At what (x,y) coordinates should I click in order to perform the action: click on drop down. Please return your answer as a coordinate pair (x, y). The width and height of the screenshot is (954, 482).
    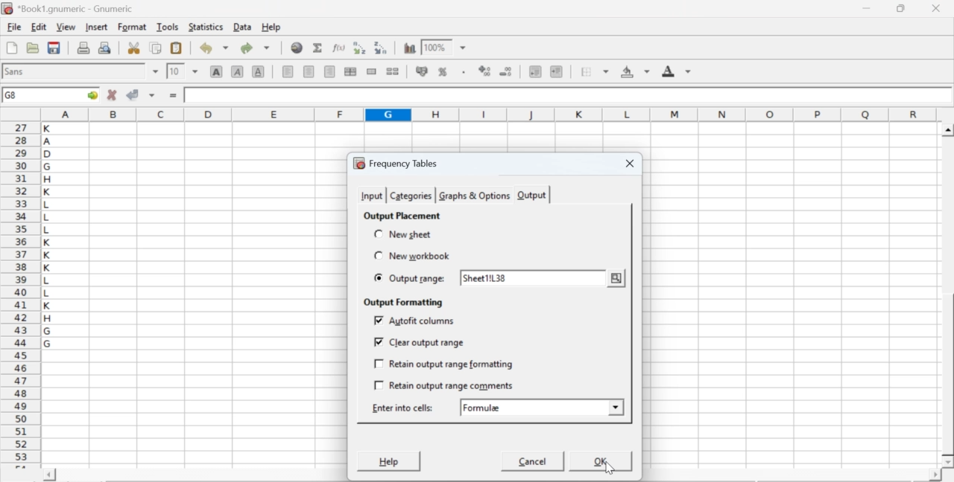
    Looking at the image, I should click on (157, 71).